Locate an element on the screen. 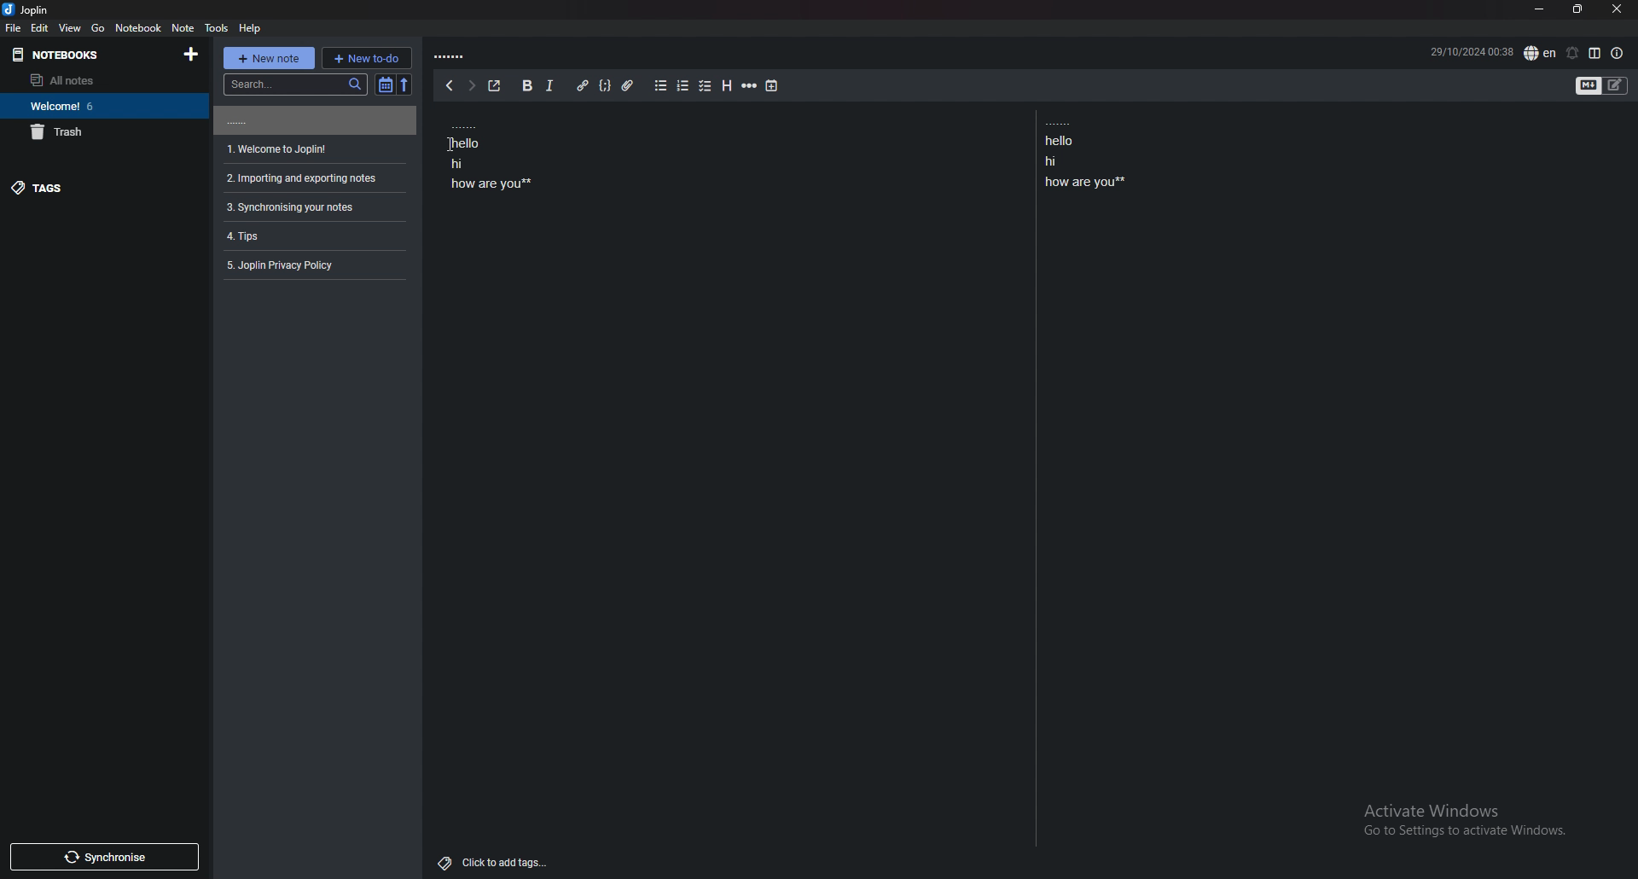  file is located at coordinates (15, 28).